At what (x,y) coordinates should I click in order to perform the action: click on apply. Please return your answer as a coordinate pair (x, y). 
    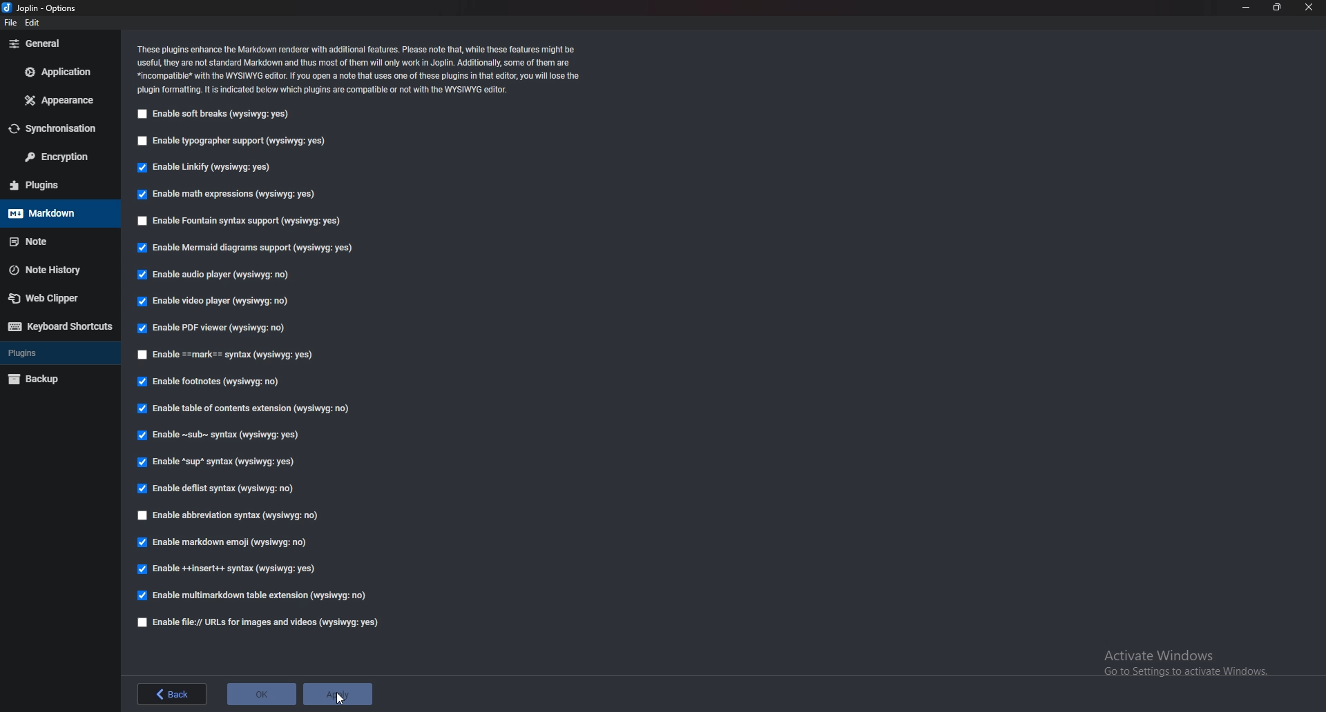
    Looking at the image, I should click on (337, 693).